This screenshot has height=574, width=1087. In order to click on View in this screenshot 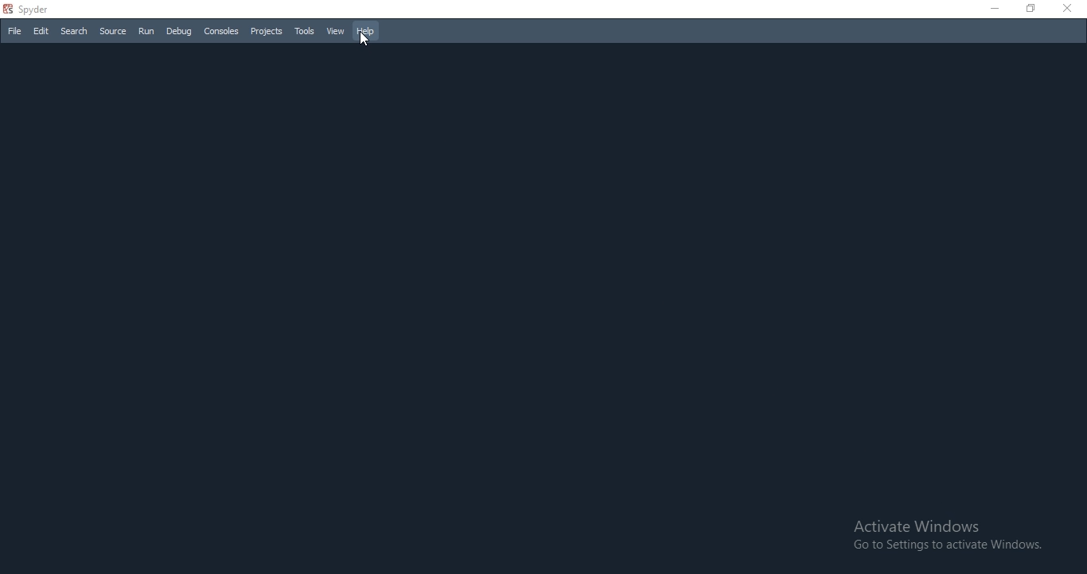, I will do `click(336, 33)`.